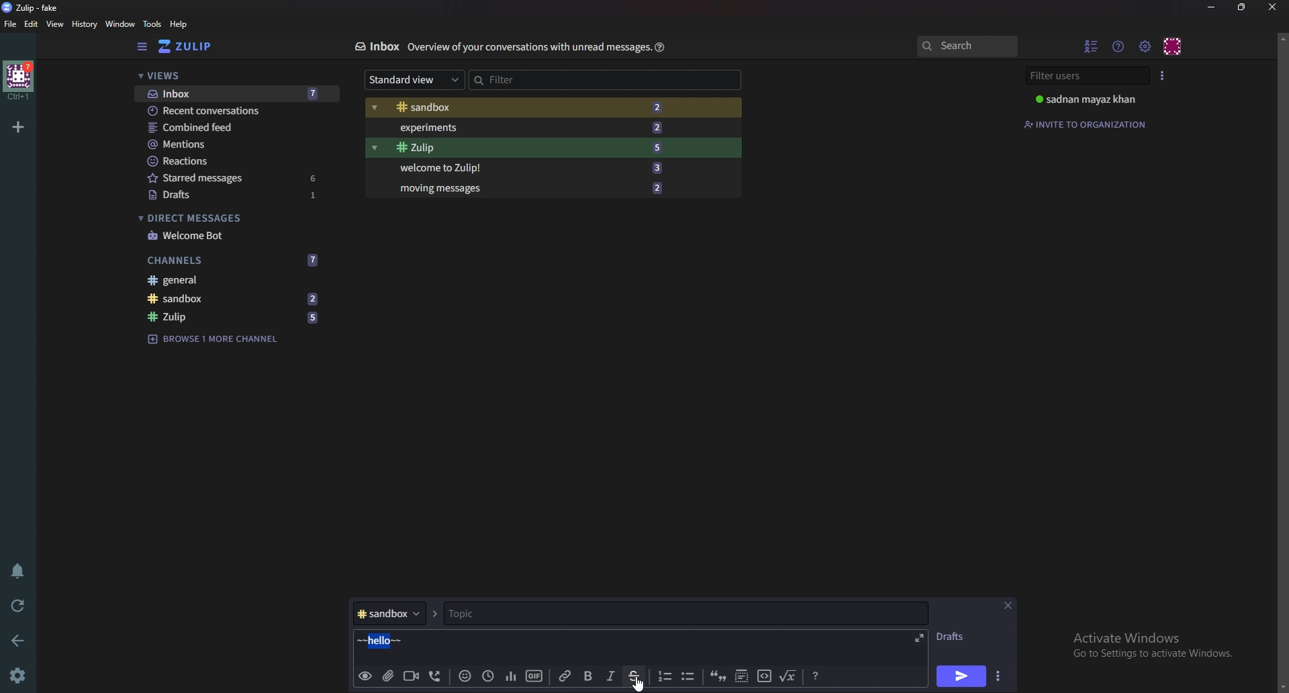 This screenshot has width=1289, height=693. Describe the element at coordinates (121, 24) in the screenshot. I see `Window` at that location.